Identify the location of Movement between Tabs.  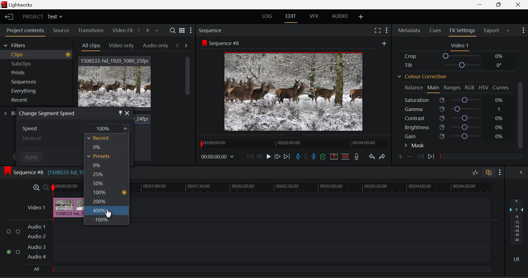
(182, 46).